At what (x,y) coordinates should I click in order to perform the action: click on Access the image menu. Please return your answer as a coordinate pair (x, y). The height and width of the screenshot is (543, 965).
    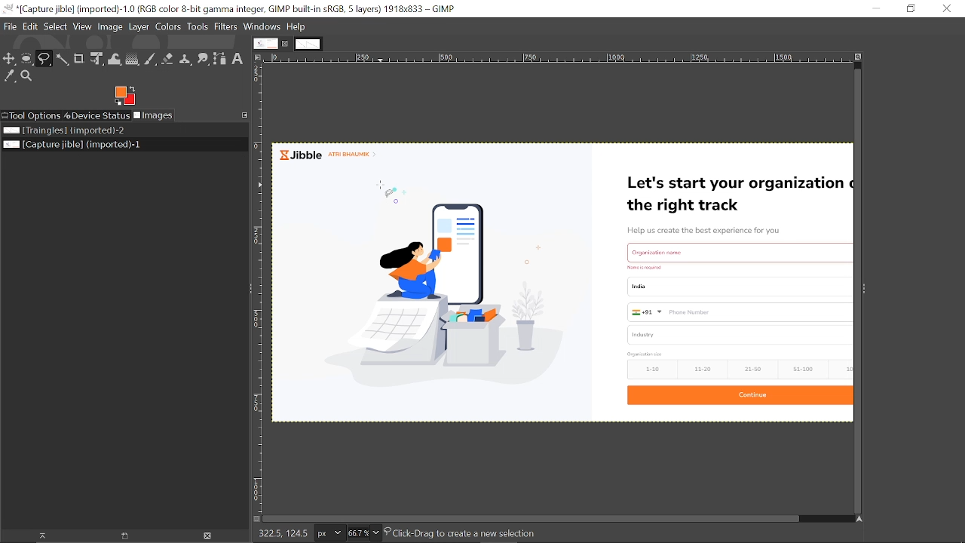
    Looking at the image, I should click on (259, 58).